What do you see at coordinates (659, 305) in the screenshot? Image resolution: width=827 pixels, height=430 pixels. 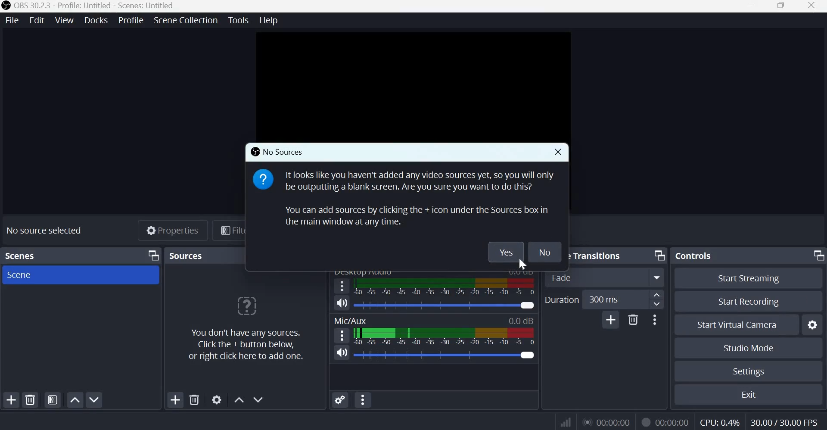 I see `Decrease` at bounding box center [659, 305].